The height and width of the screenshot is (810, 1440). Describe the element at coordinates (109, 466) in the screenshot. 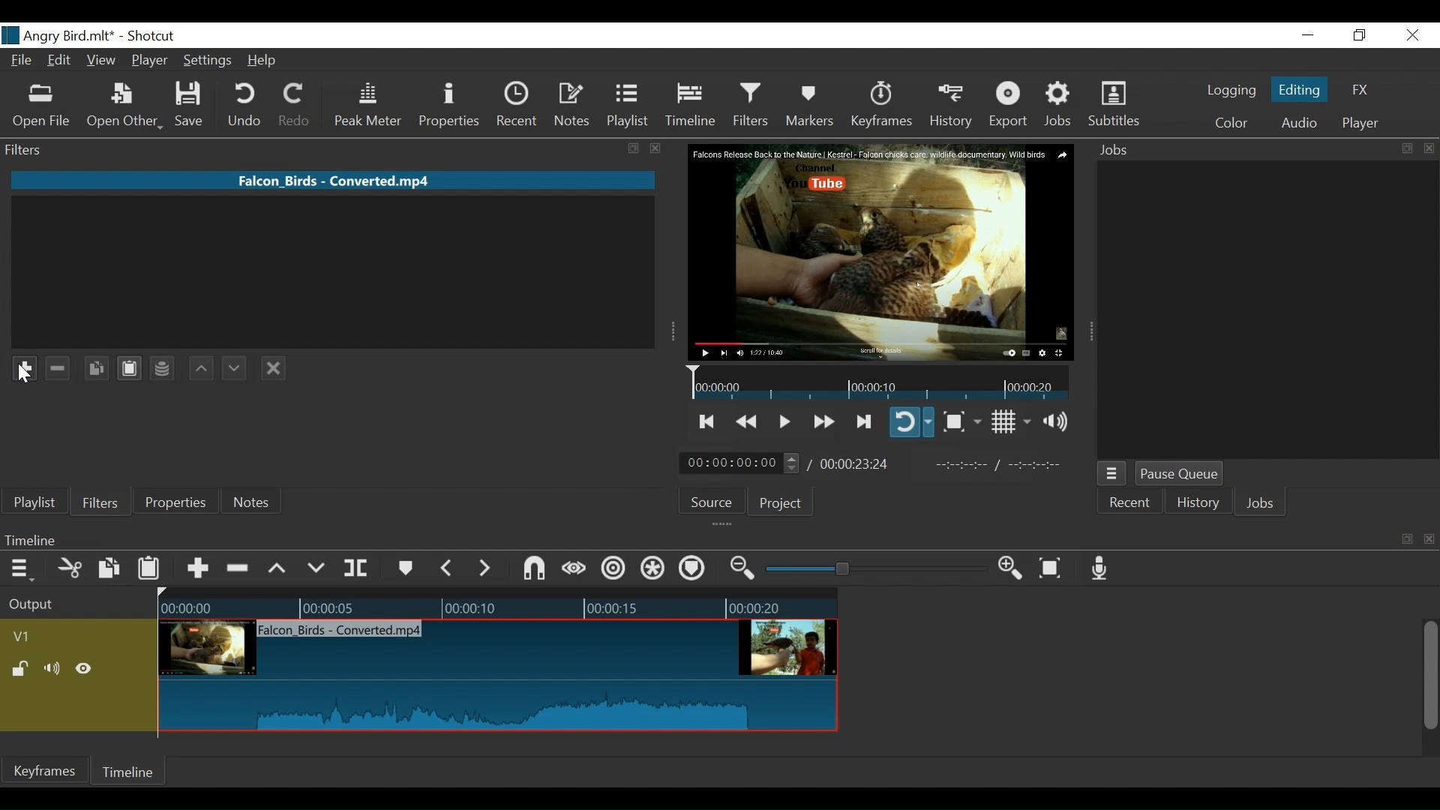

I see `Remove Cut` at that location.